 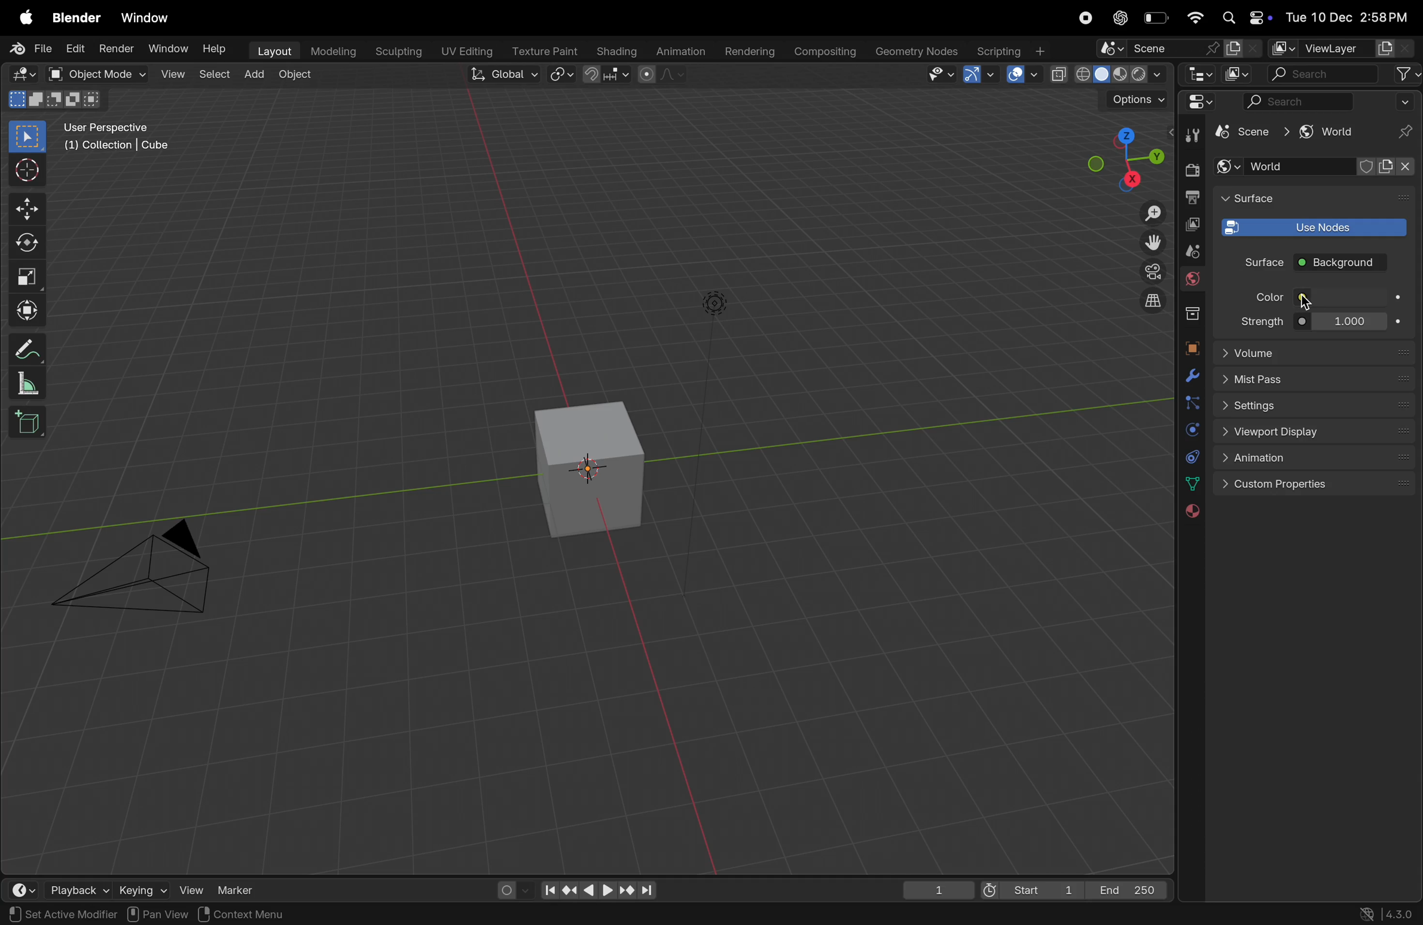 What do you see at coordinates (1340, 264) in the screenshot?
I see `back ground` at bounding box center [1340, 264].